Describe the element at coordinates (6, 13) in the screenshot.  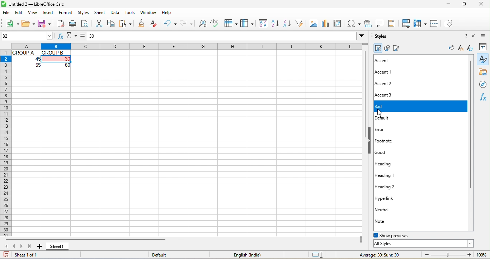
I see `file` at that location.